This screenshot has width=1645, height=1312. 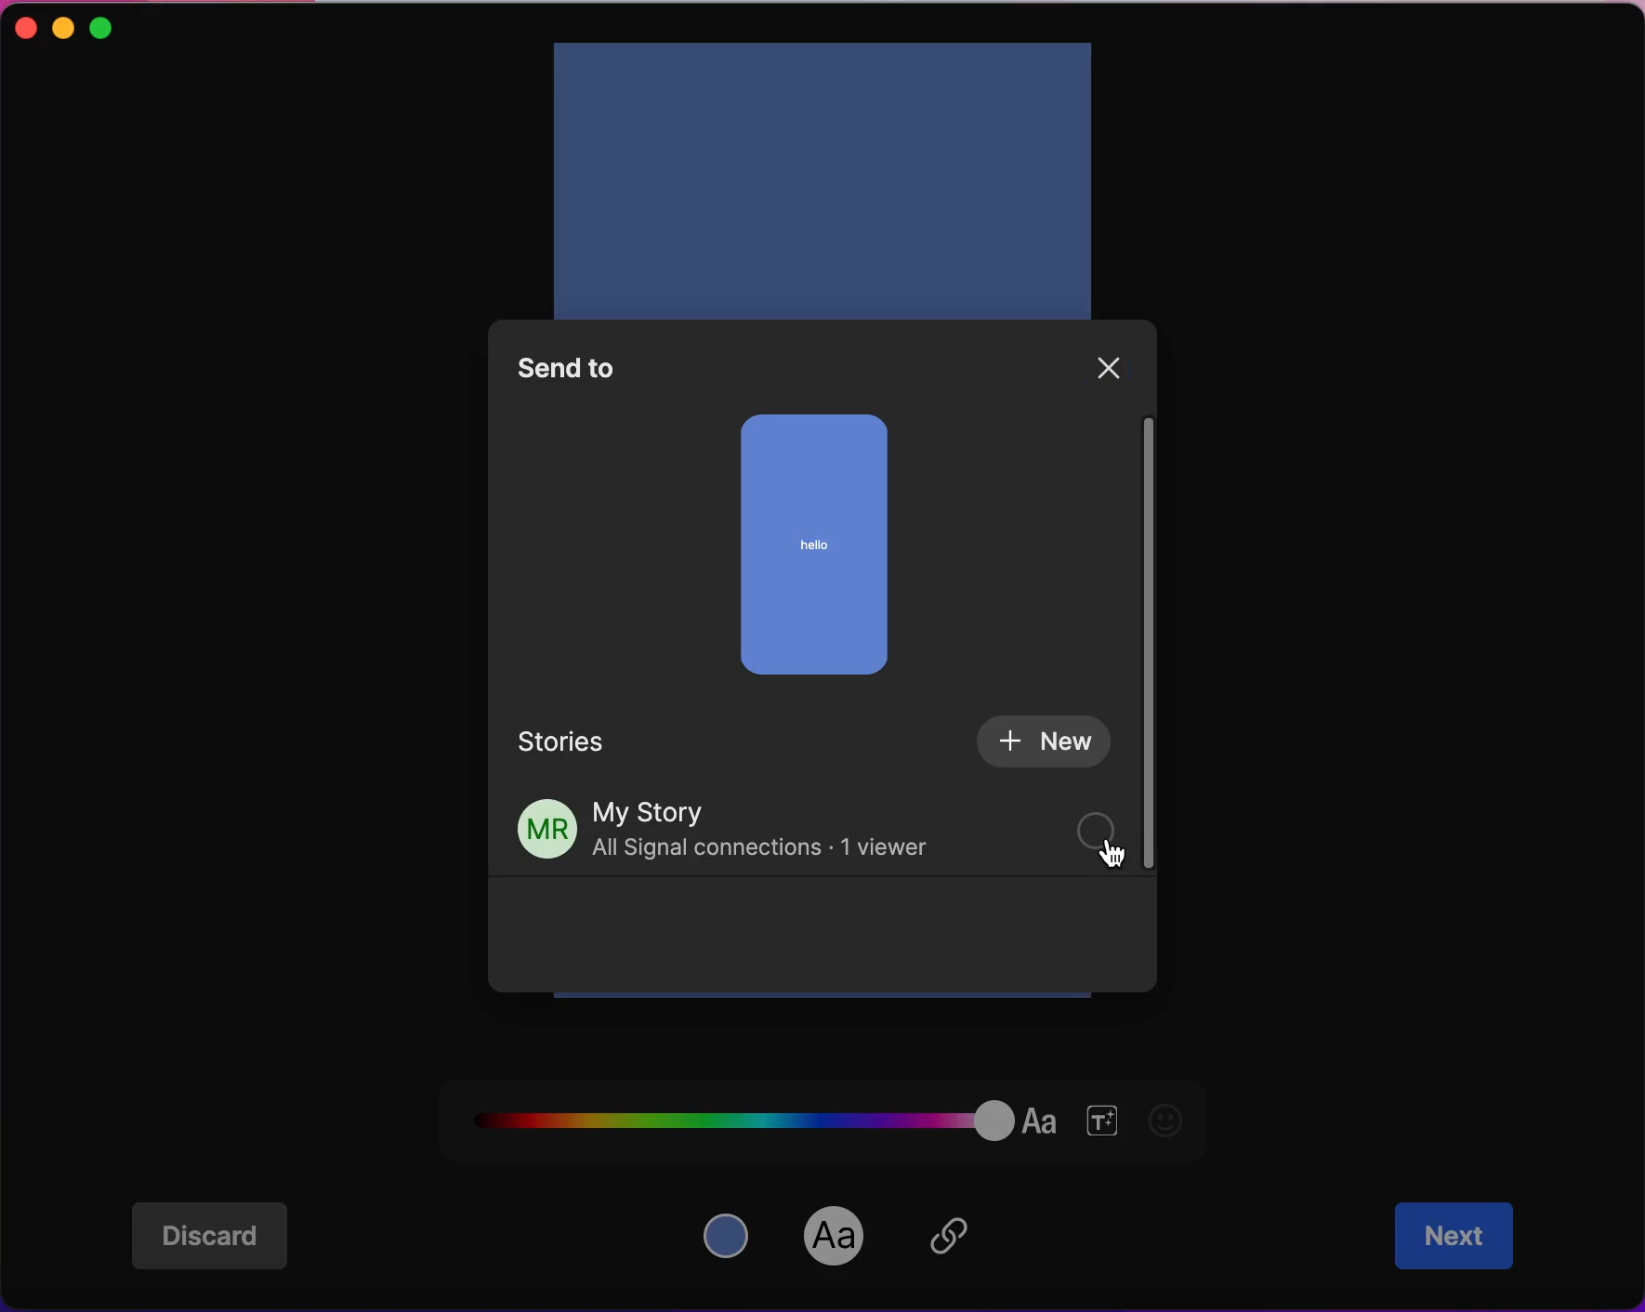 What do you see at coordinates (23, 30) in the screenshot?
I see `close` at bounding box center [23, 30].